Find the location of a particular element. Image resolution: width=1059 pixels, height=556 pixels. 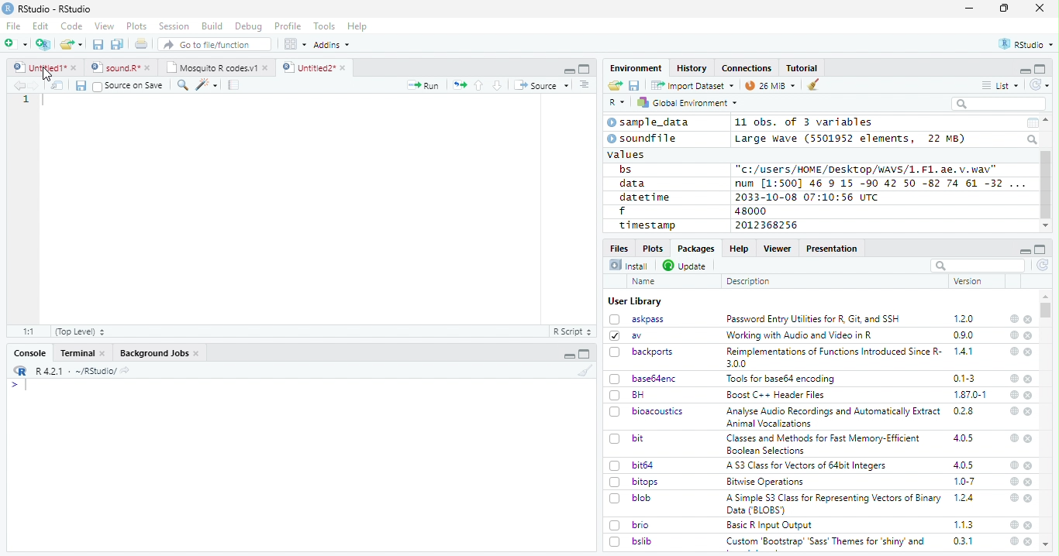

0.9.0 is located at coordinates (964, 335).